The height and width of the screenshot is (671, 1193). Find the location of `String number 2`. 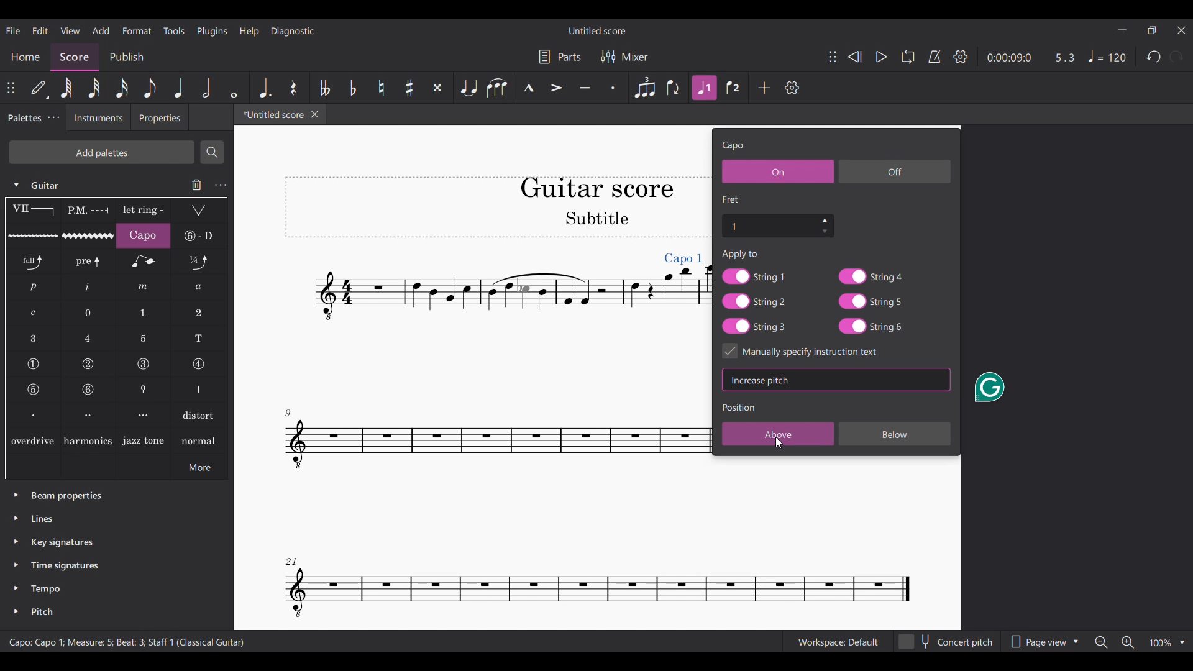

String number 2 is located at coordinates (89, 364).